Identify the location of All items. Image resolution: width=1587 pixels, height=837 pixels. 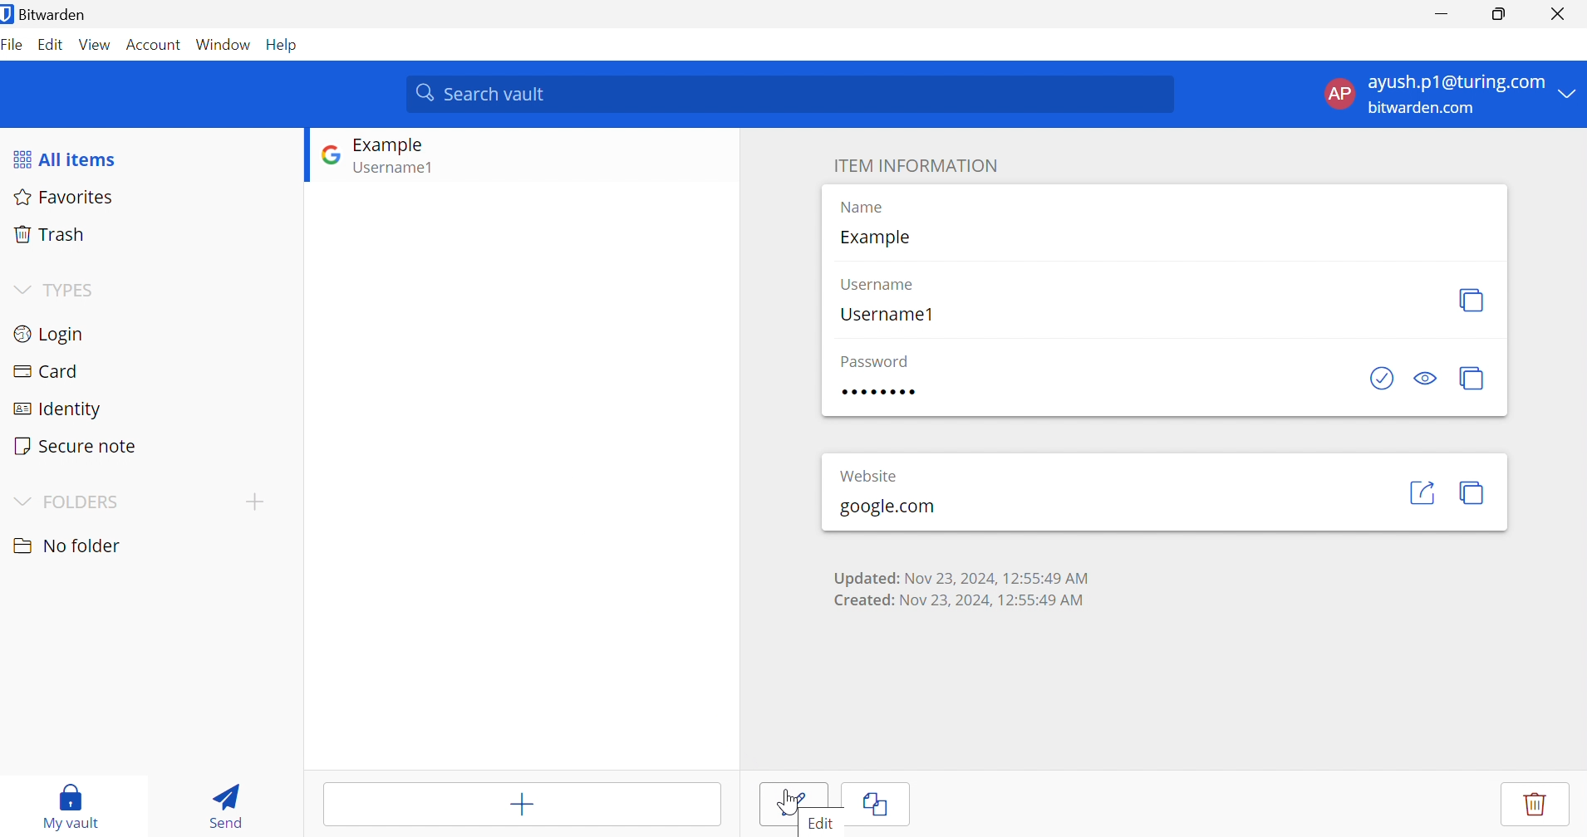
(66, 158).